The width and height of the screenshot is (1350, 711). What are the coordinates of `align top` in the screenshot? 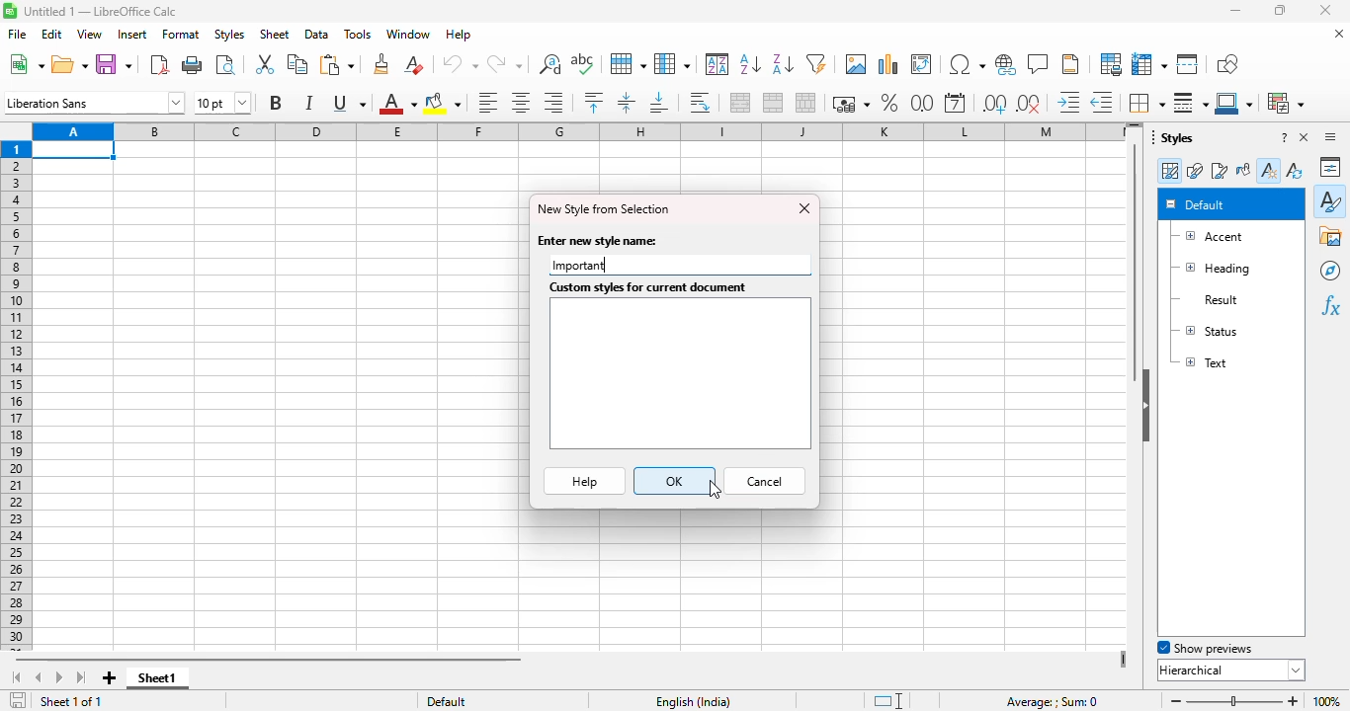 It's located at (593, 102).